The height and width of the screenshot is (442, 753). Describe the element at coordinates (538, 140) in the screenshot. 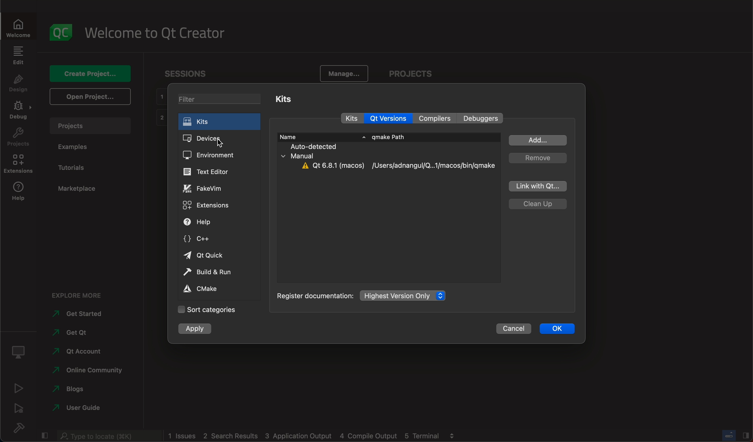

I see `add` at that location.